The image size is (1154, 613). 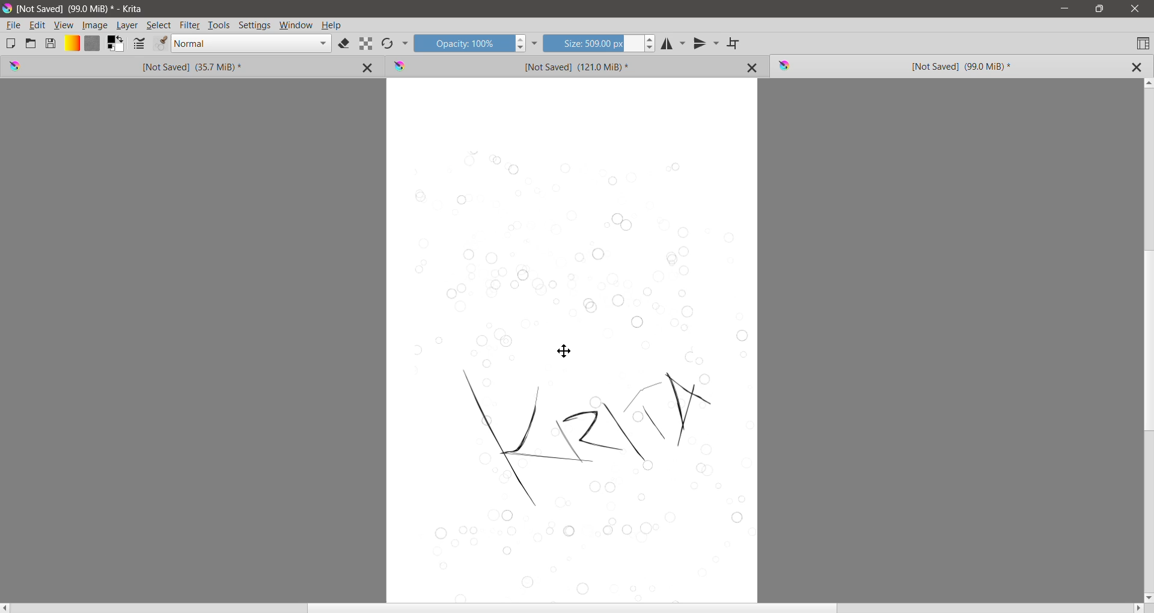 I want to click on View, so click(x=64, y=25).